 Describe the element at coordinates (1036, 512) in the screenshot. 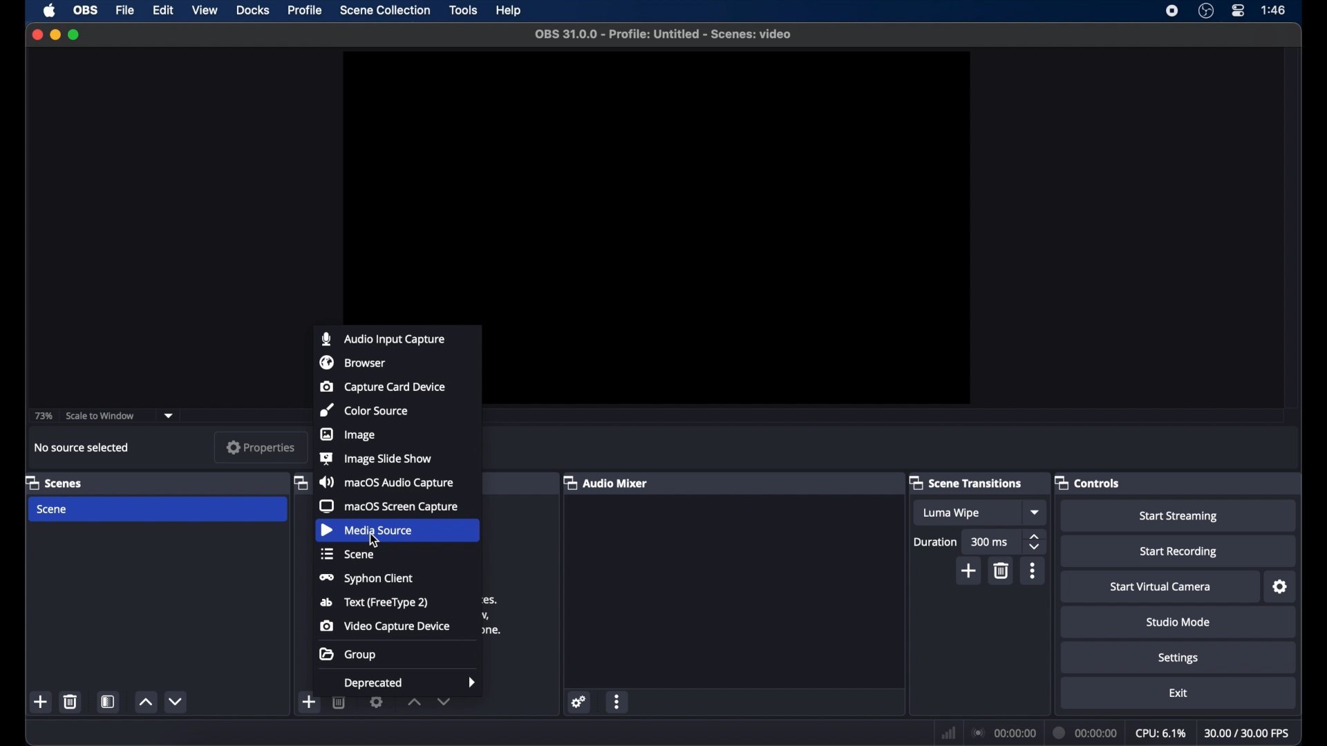

I see `dropdown` at that location.